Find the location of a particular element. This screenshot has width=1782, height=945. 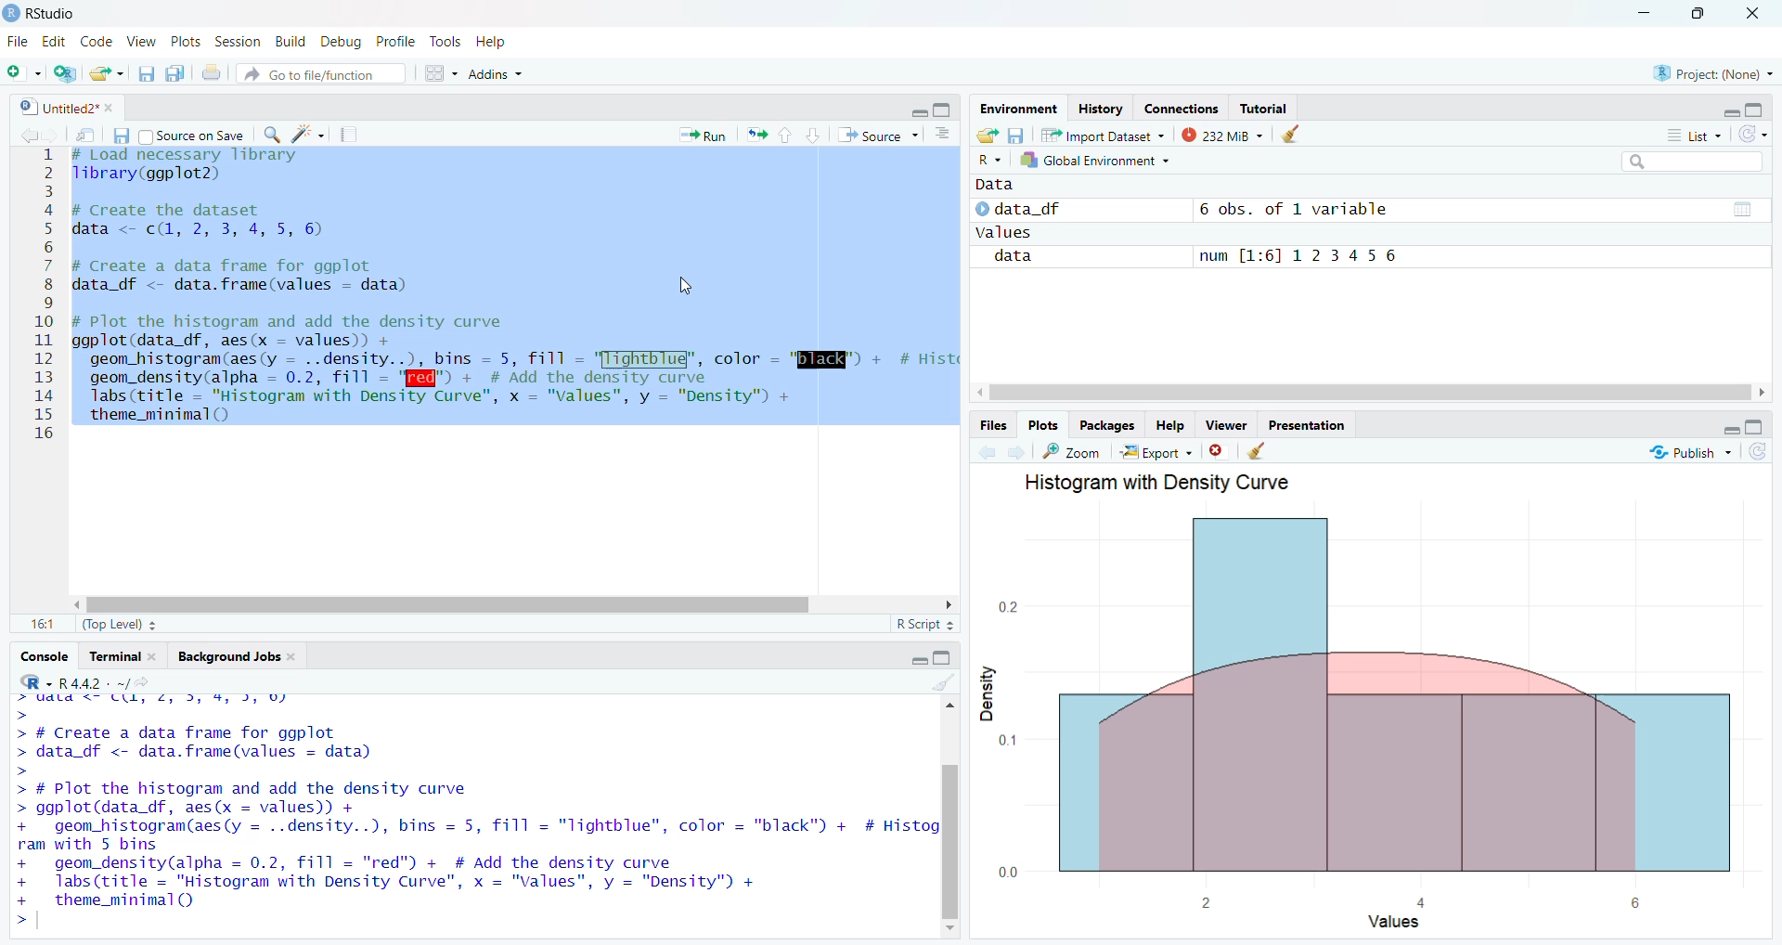

show in new window is located at coordinates (84, 135).